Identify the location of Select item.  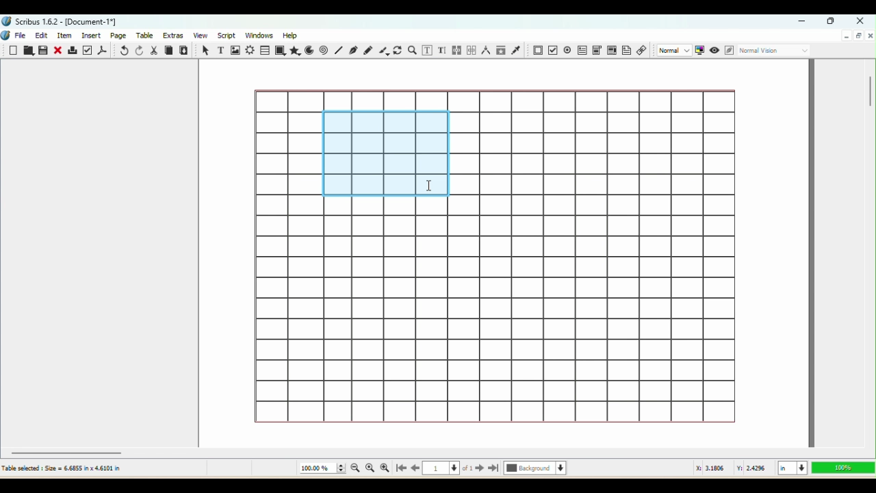
(204, 50).